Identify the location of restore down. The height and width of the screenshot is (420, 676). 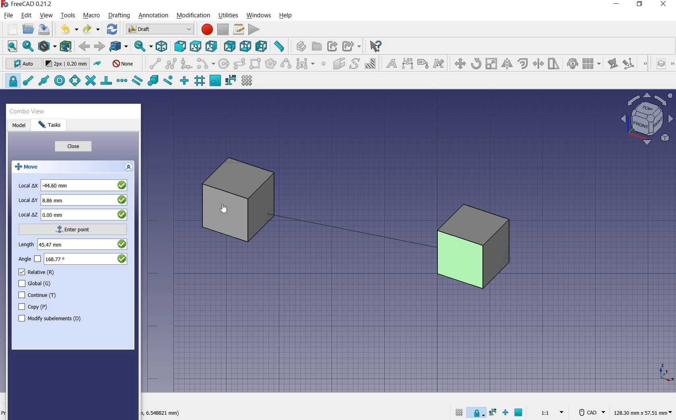
(641, 5).